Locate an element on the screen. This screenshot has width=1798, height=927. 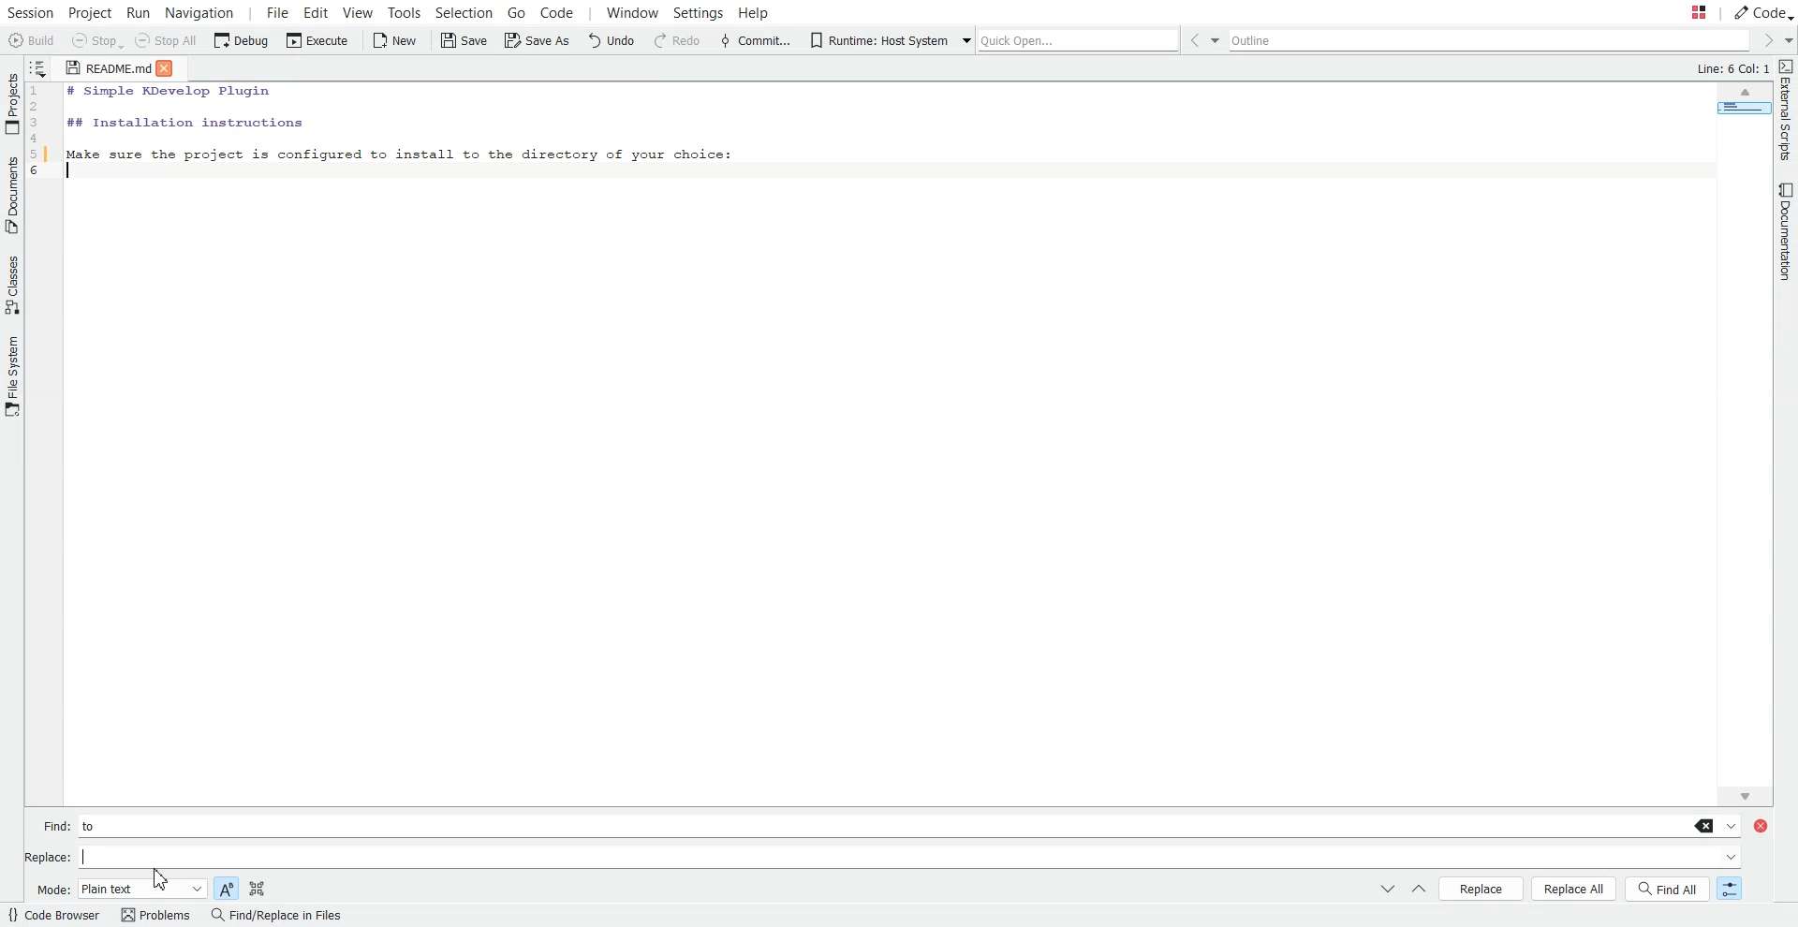
Switch To Previous is located at coordinates (1418, 890).